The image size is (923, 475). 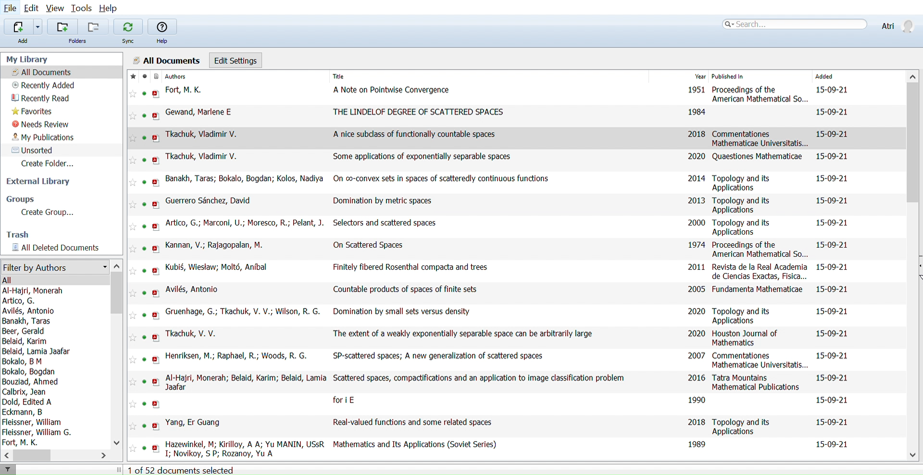 I want to click on Topology and its Applications, so click(x=743, y=315).